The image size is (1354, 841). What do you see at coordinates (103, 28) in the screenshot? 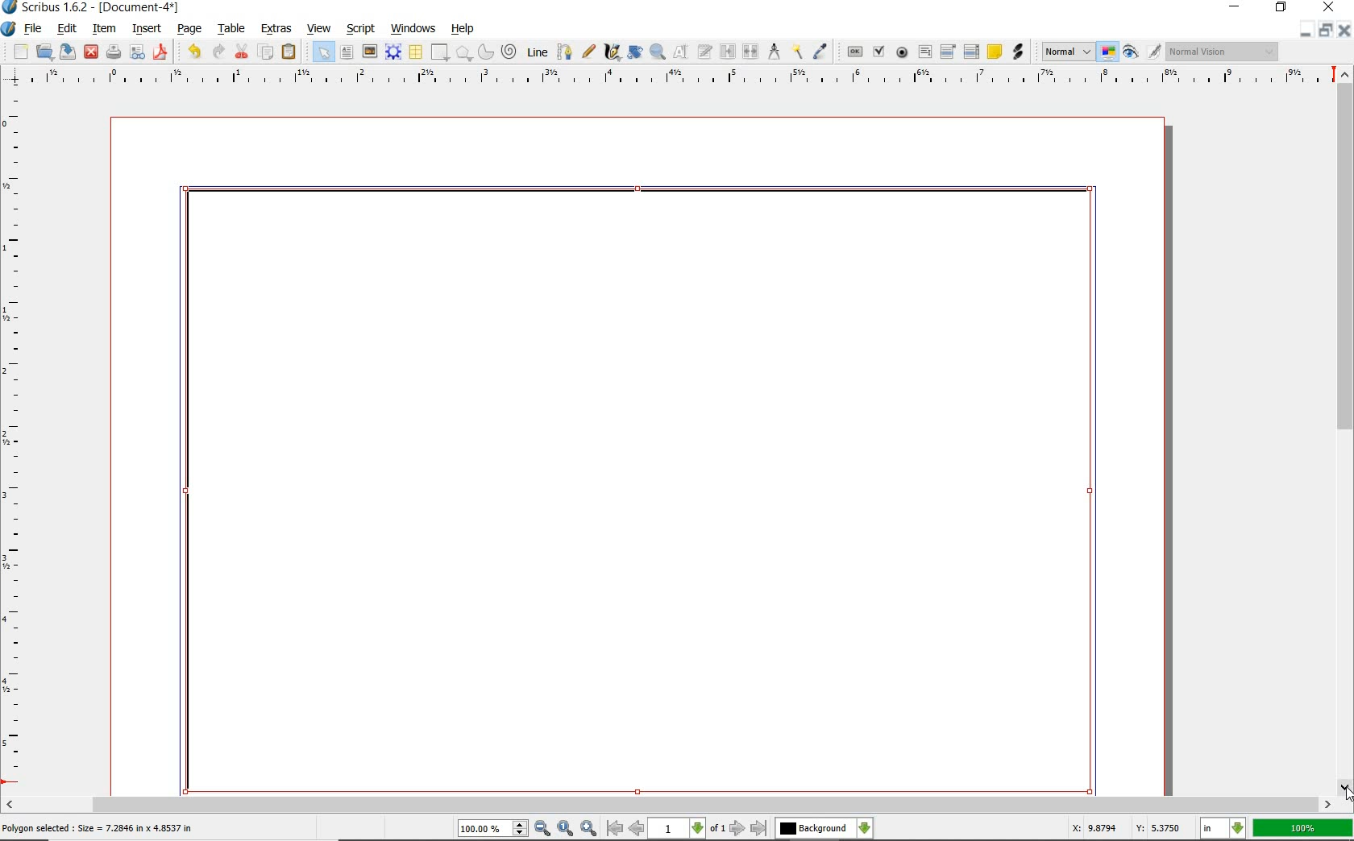
I see `item` at bounding box center [103, 28].